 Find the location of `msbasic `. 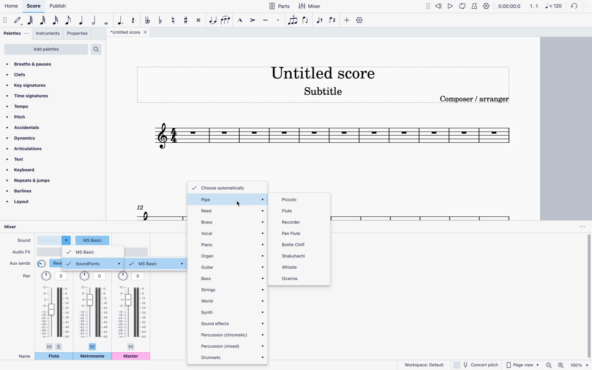

msbasic  is located at coordinates (93, 252).